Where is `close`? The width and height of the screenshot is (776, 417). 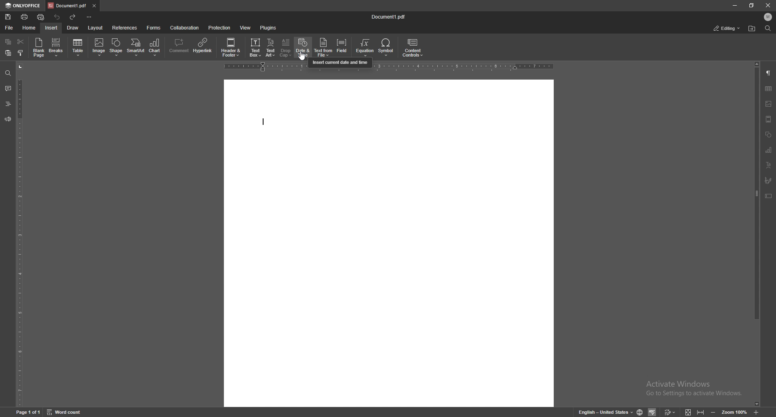
close is located at coordinates (768, 5).